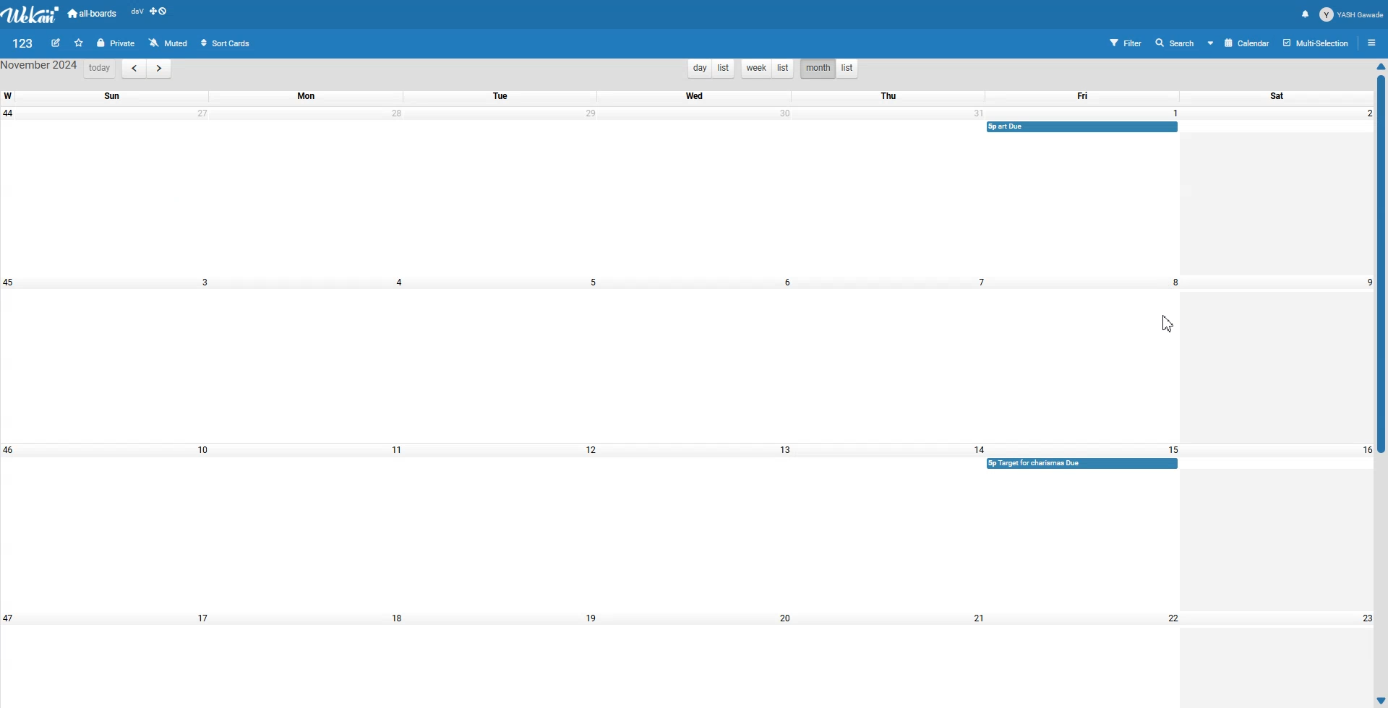  Describe the element at coordinates (1238, 43) in the screenshot. I see `Calendar` at that location.